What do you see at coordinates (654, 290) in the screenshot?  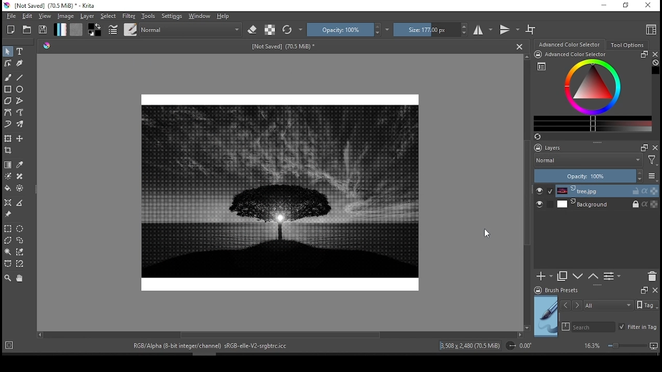 I see `close docker` at bounding box center [654, 290].